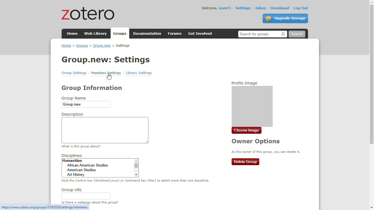 The image size is (374, 210). Describe the element at coordinates (243, 8) in the screenshot. I see `settings` at that location.